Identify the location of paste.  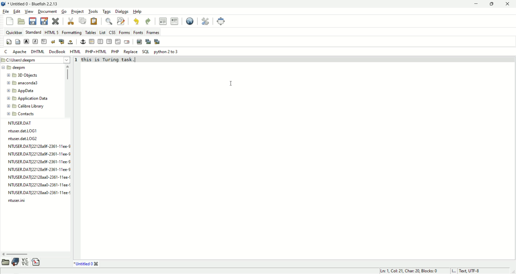
(94, 21).